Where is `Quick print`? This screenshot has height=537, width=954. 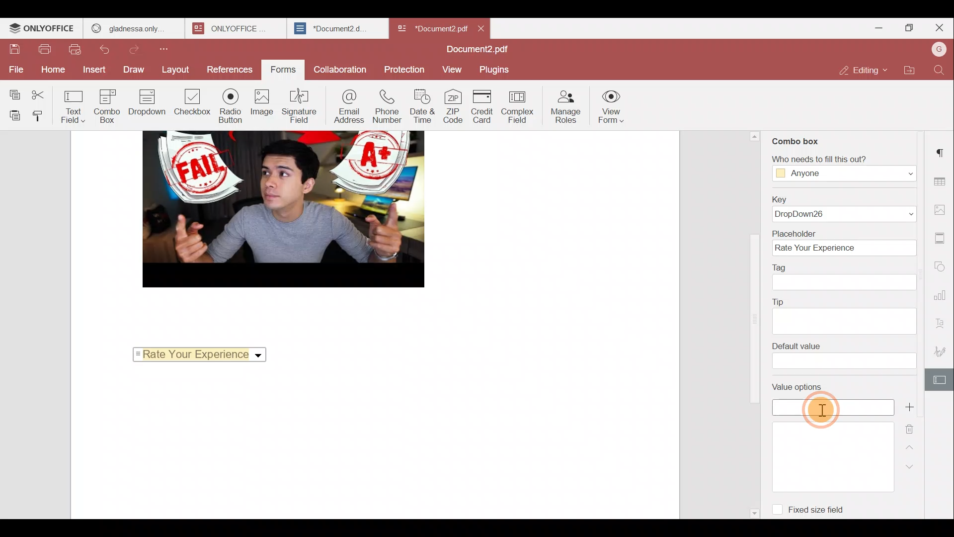
Quick print is located at coordinates (75, 50).